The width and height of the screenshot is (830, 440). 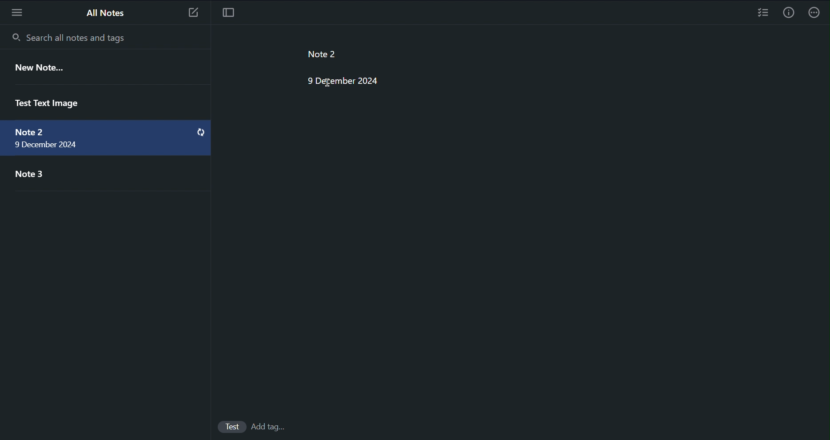 What do you see at coordinates (227, 11) in the screenshot?
I see `Focus Mode` at bounding box center [227, 11].